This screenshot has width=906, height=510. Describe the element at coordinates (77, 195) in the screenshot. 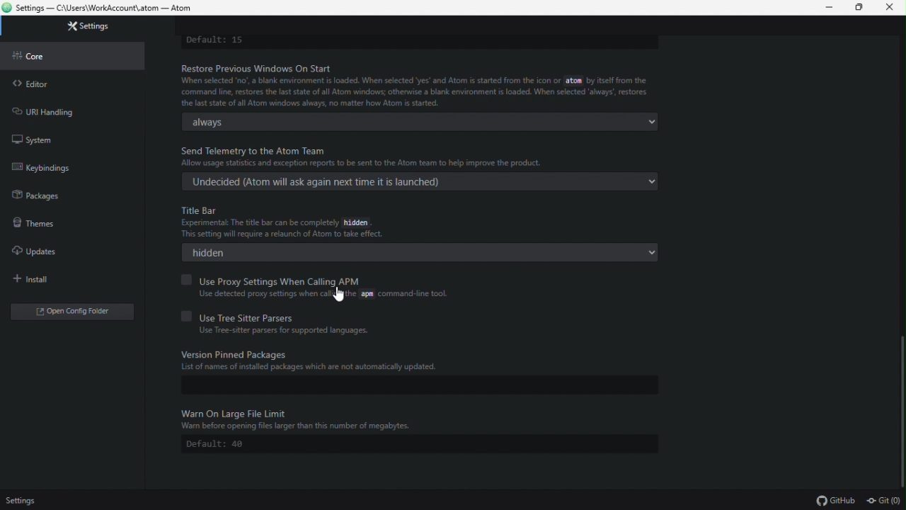

I see `packages` at that location.